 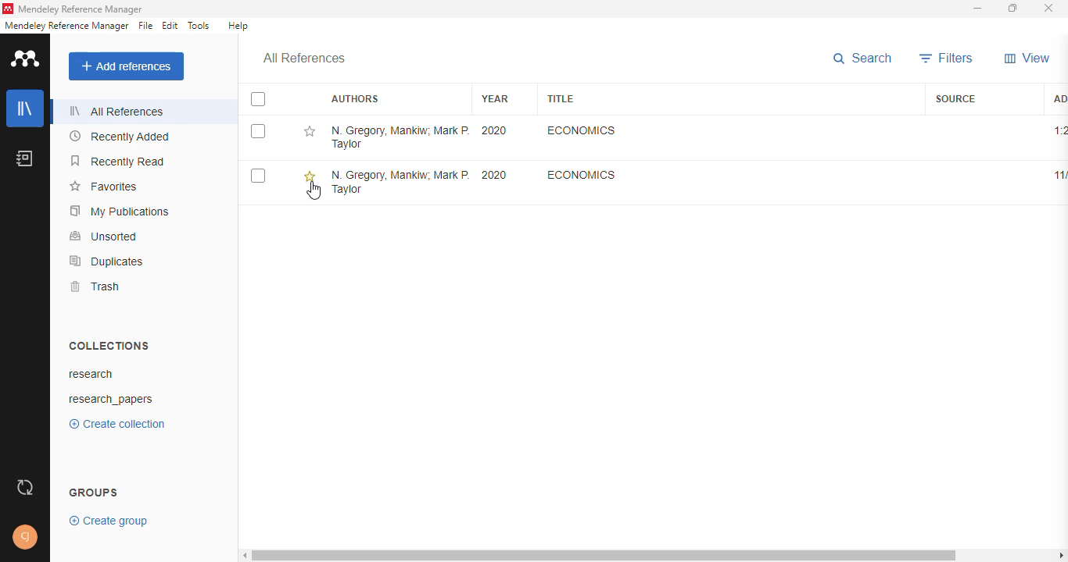 What do you see at coordinates (27, 486) in the screenshot?
I see `sync` at bounding box center [27, 486].